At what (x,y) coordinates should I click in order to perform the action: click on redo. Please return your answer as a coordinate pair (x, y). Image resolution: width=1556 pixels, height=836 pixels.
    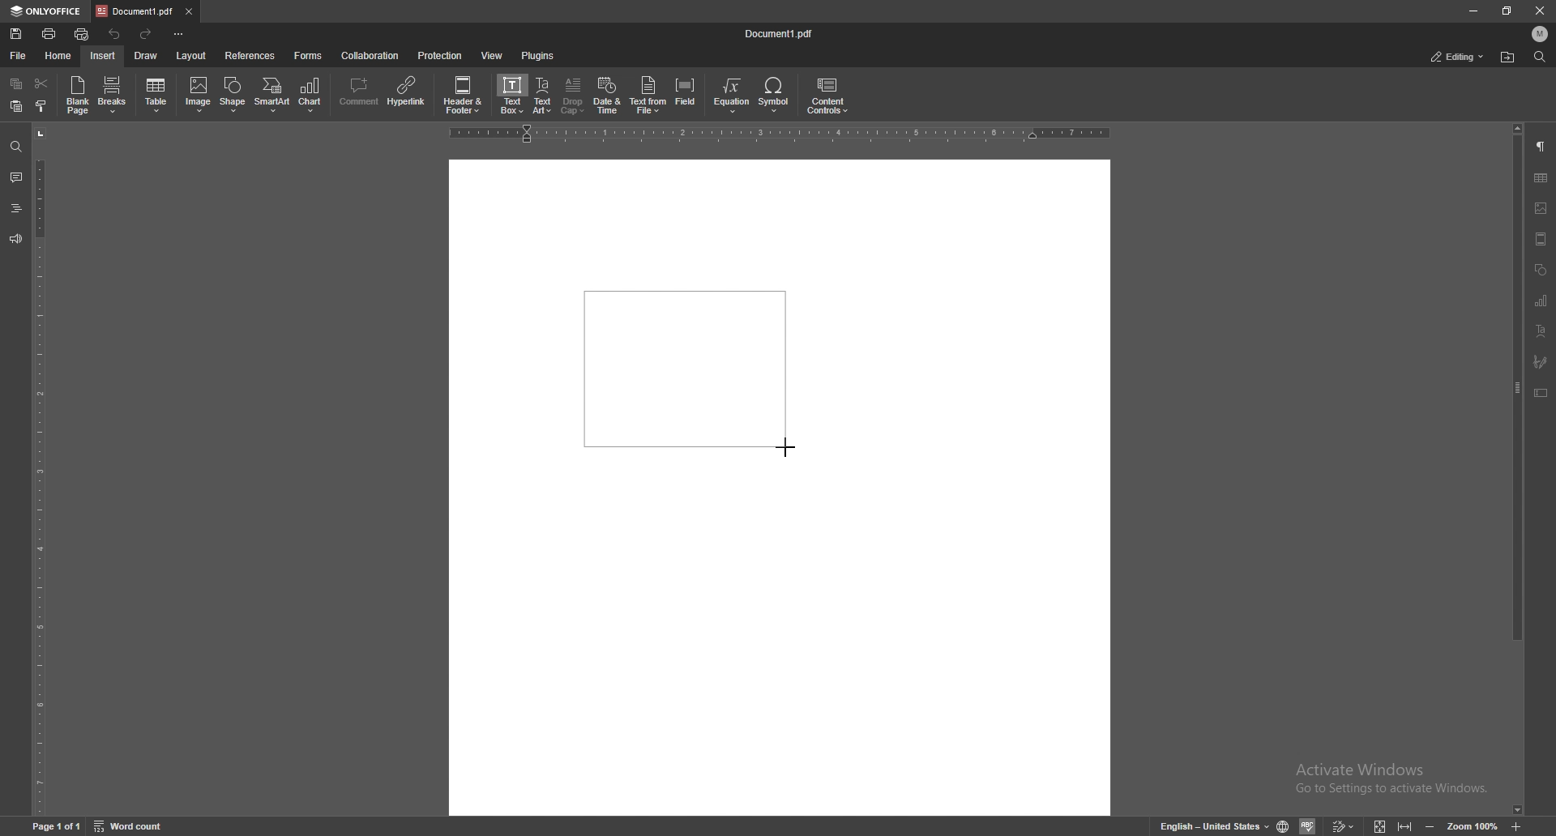
    Looking at the image, I should click on (148, 35).